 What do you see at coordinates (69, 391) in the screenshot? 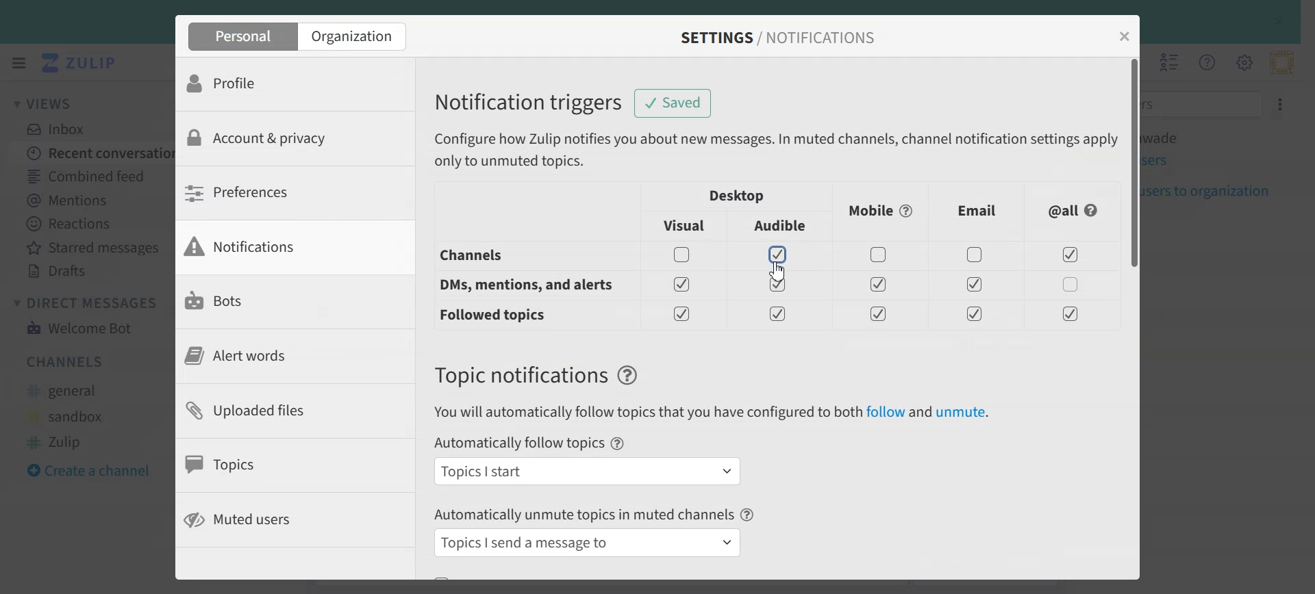
I see `#general` at bounding box center [69, 391].